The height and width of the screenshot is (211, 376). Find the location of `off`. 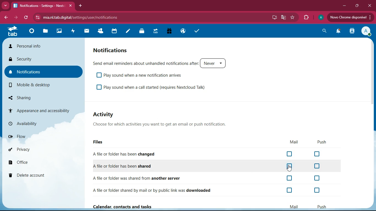

off is located at coordinates (318, 154).